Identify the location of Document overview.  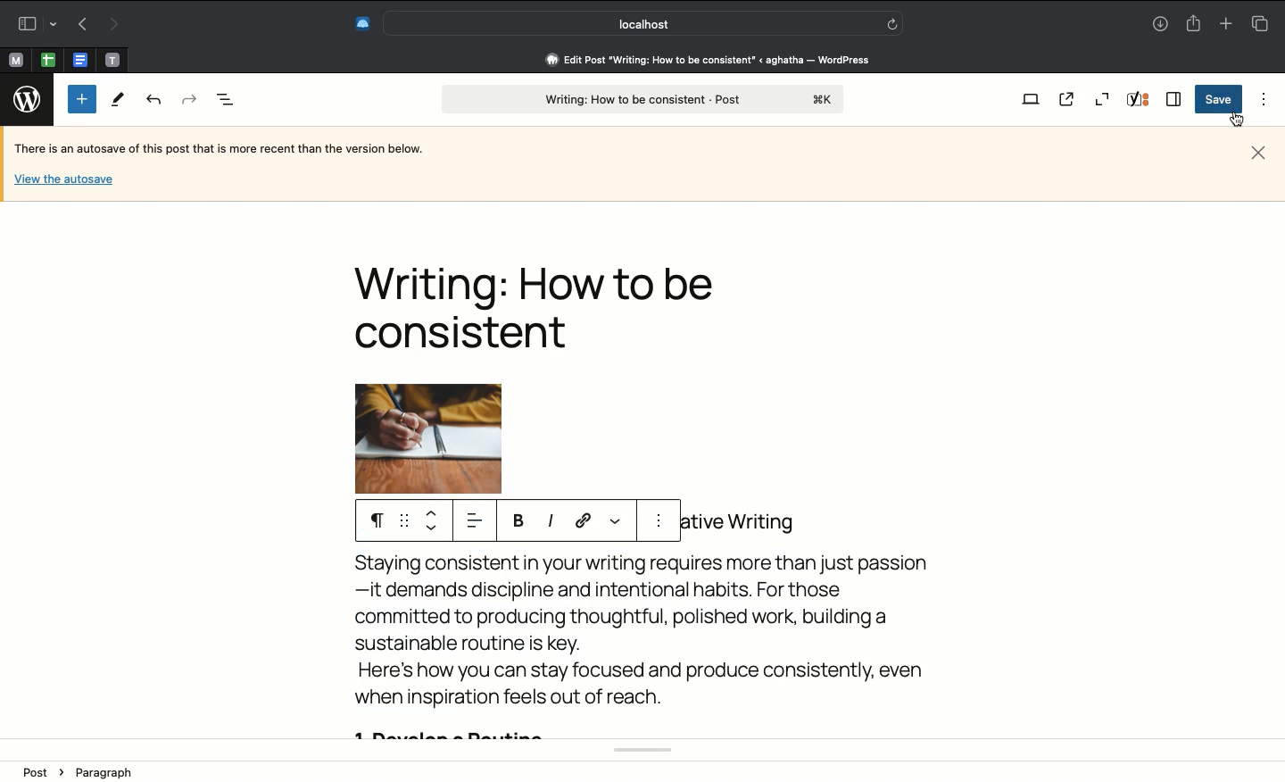
(226, 101).